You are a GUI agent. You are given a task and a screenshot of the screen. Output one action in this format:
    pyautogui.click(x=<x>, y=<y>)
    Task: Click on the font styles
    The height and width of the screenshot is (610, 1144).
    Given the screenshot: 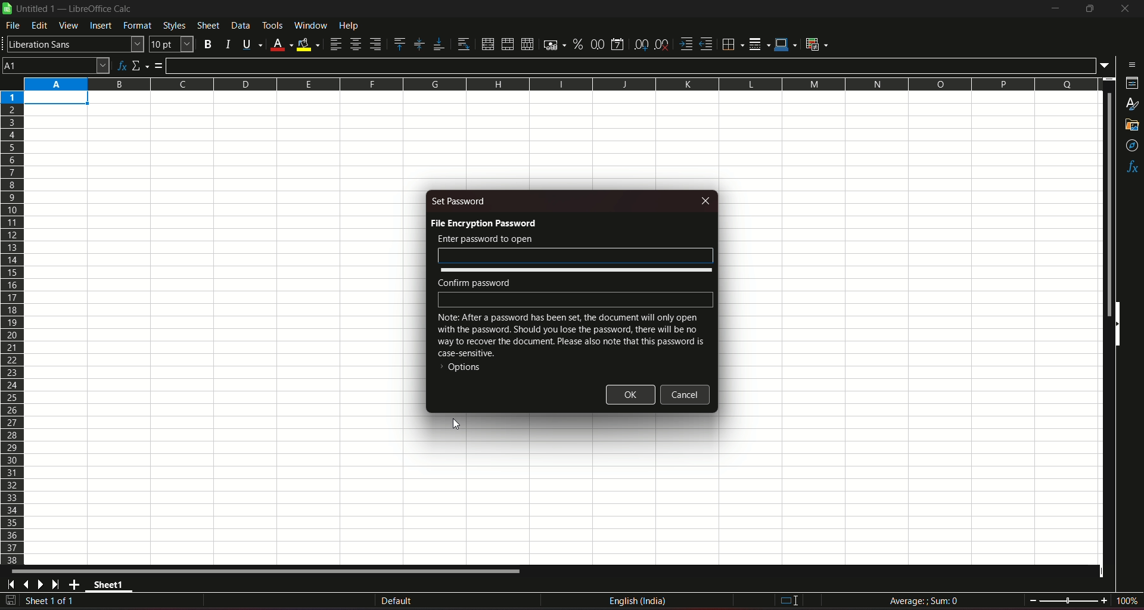 What is the action you would take?
    pyautogui.click(x=74, y=45)
    